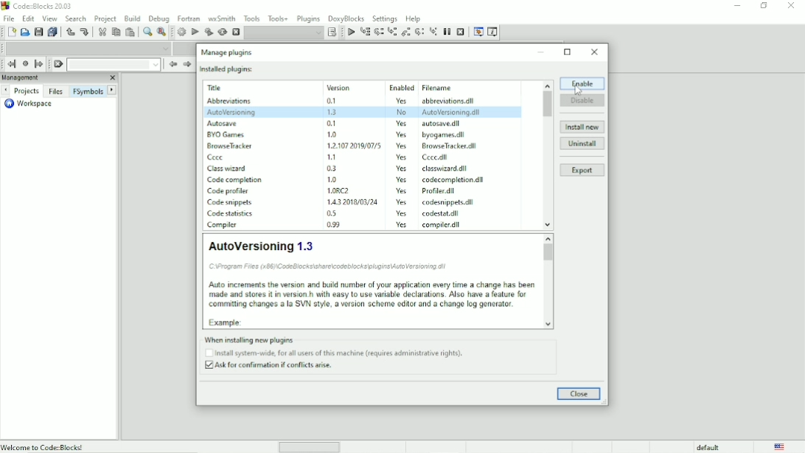  Describe the element at coordinates (228, 202) in the screenshot. I see `plugin ` at that location.